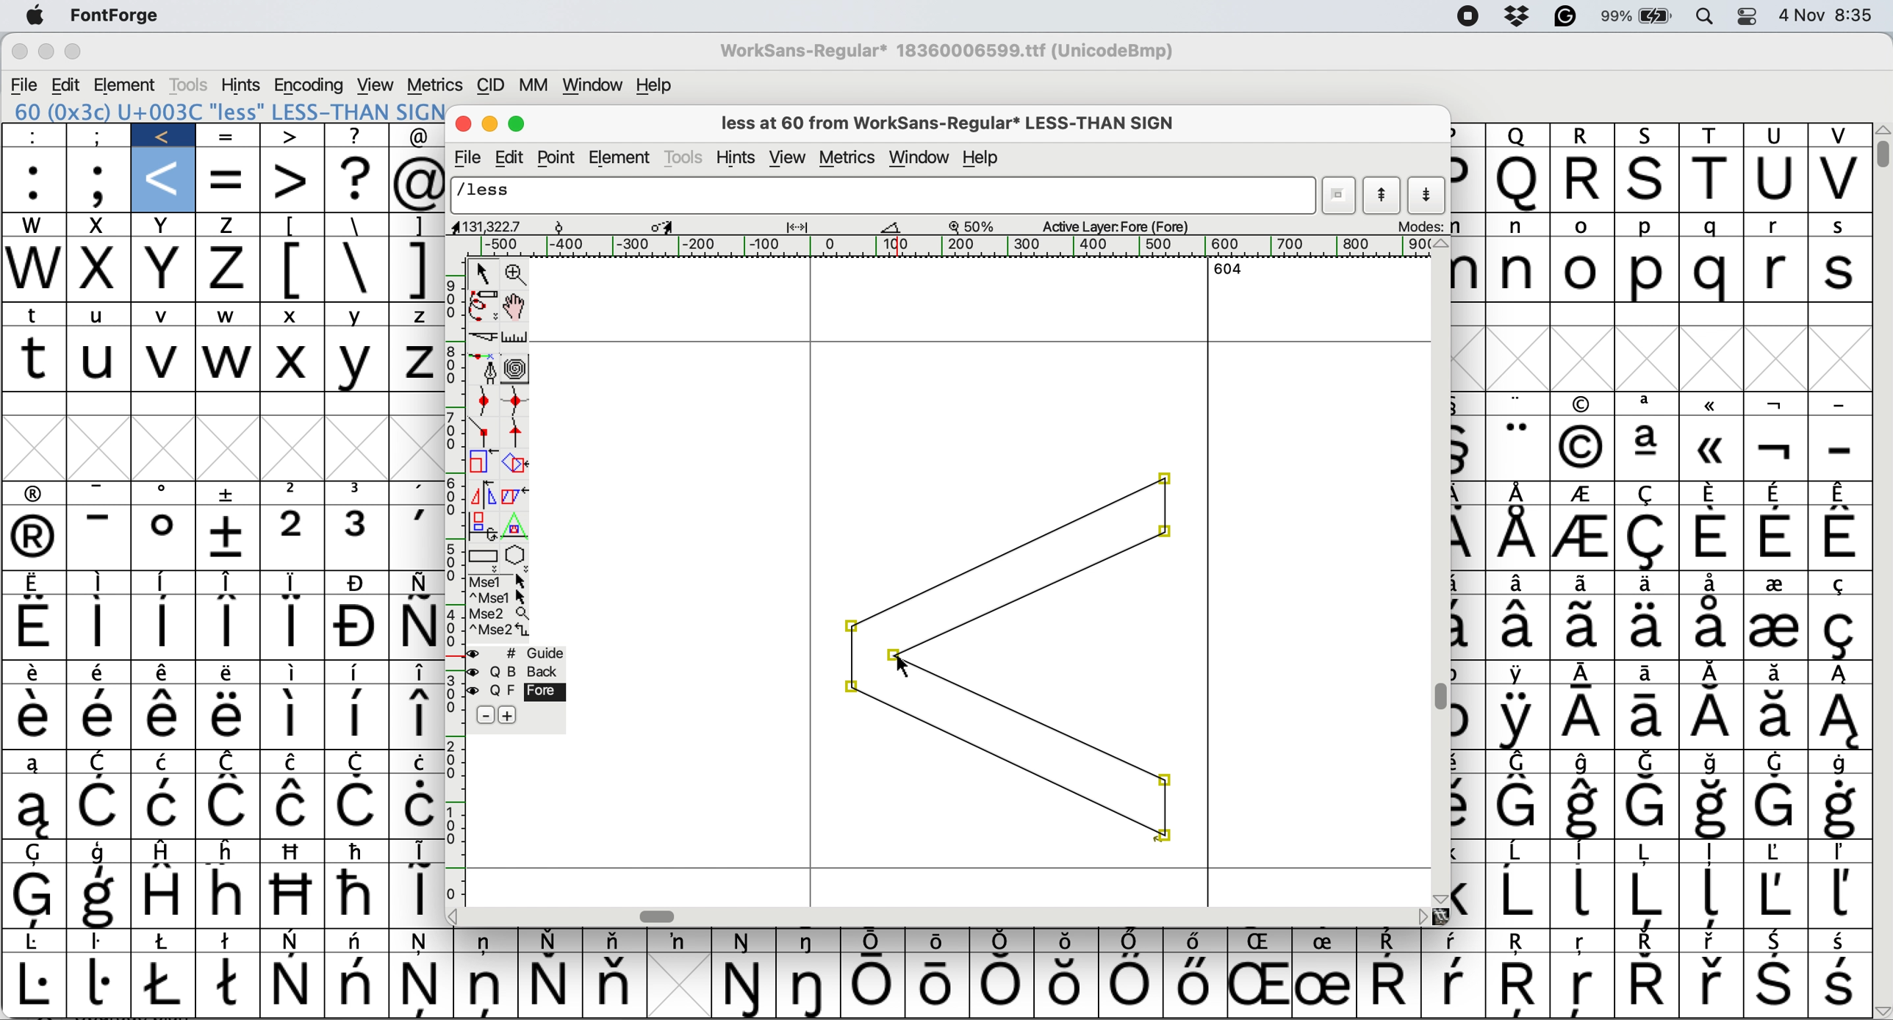 This screenshot has width=1893, height=1020. I want to click on Symbol, so click(1002, 986).